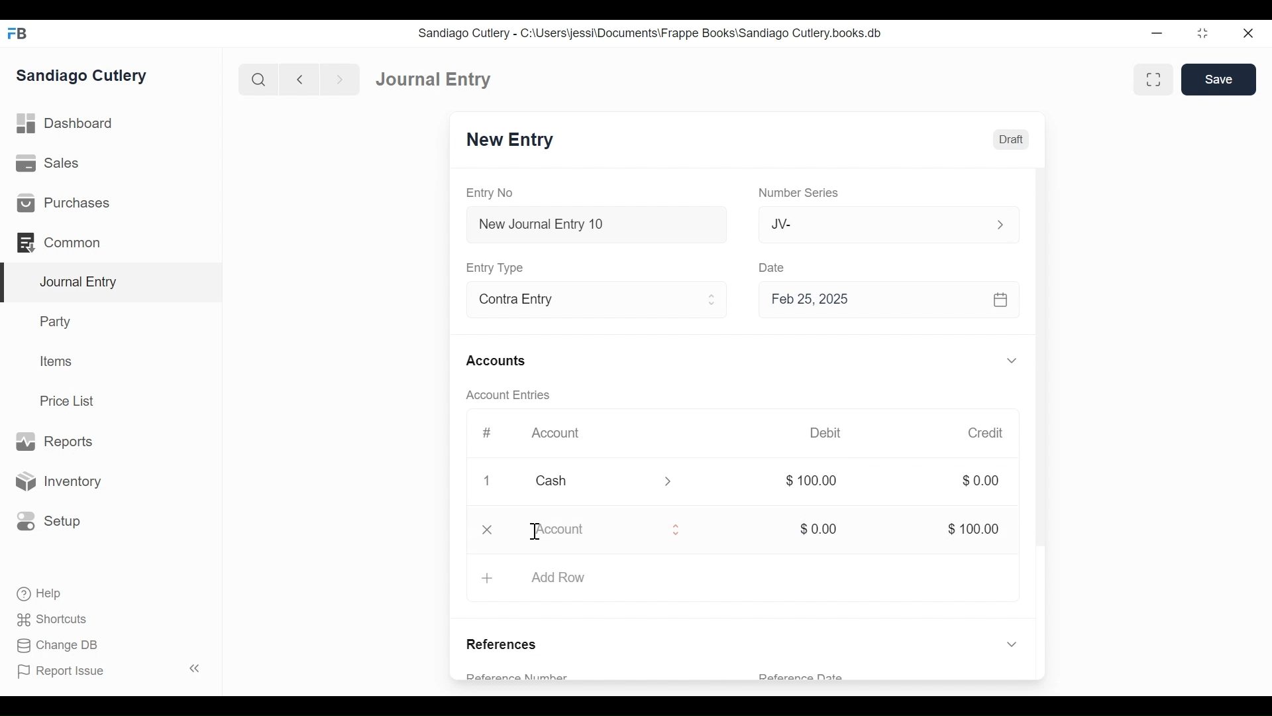 This screenshot has height=716, width=1272. What do you see at coordinates (490, 432) in the screenshot?
I see `#` at bounding box center [490, 432].